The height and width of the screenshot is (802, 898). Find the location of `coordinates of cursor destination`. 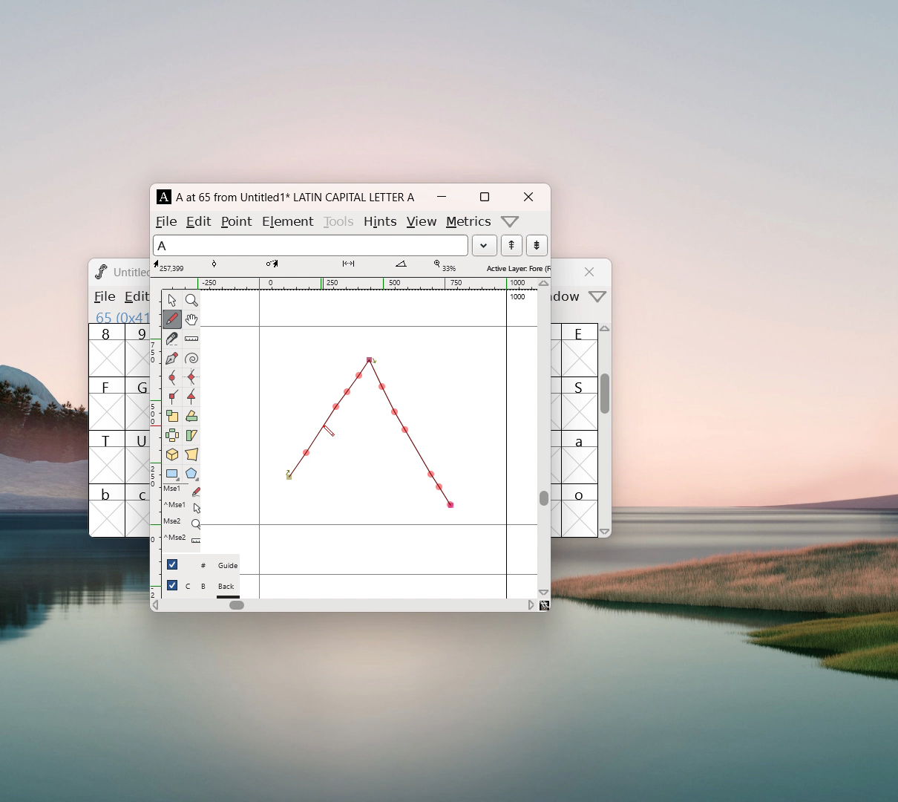

coordinates of cursor destination is located at coordinates (286, 266).